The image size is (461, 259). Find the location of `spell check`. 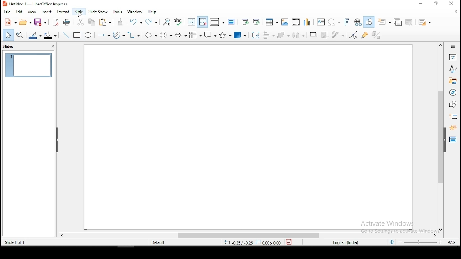

spell check is located at coordinates (179, 22).